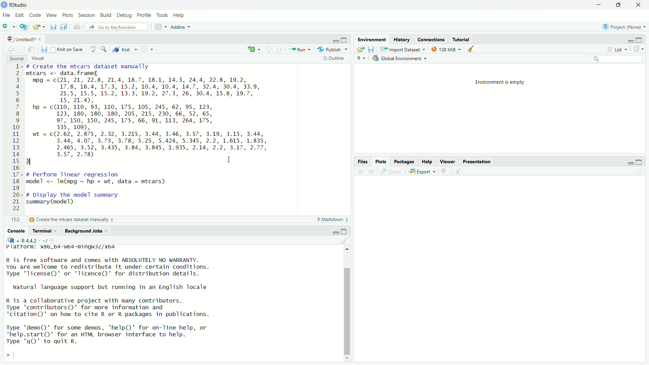 Image resolution: width=649 pixels, height=365 pixels. What do you see at coordinates (621, 27) in the screenshot?
I see `Project (None)` at bounding box center [621, 27].